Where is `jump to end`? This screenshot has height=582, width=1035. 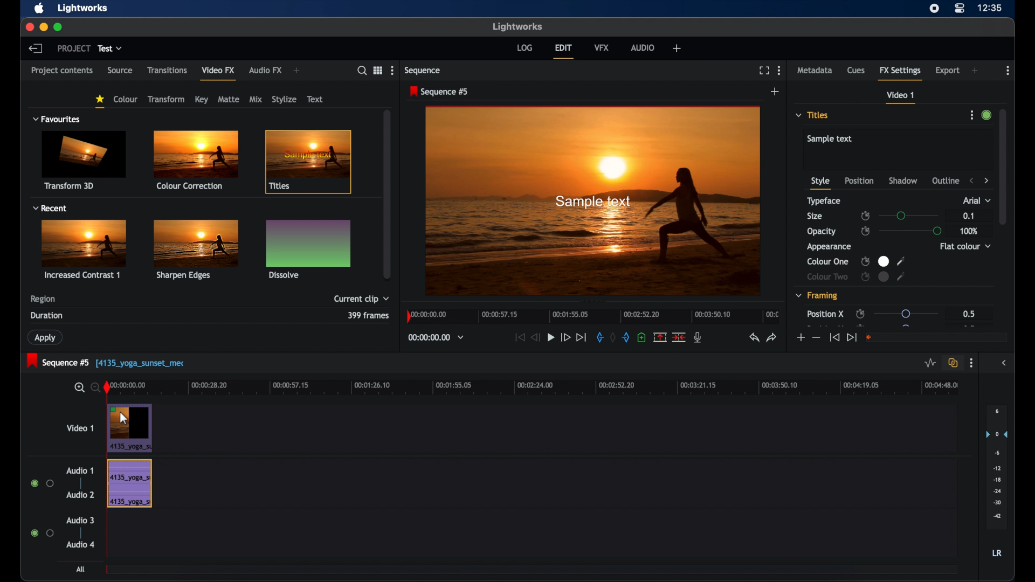
jump to end is located at coordinates (581, 337).